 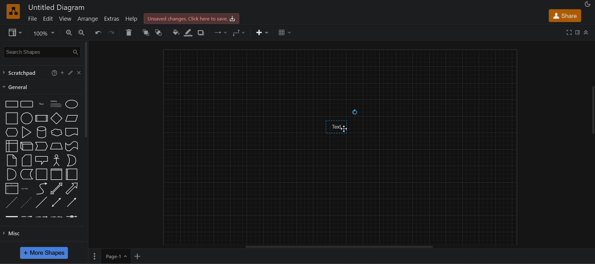 What do you see at coordinates (62, 72) in the screenshot?
I see `add` at bounding box center [62, 72].